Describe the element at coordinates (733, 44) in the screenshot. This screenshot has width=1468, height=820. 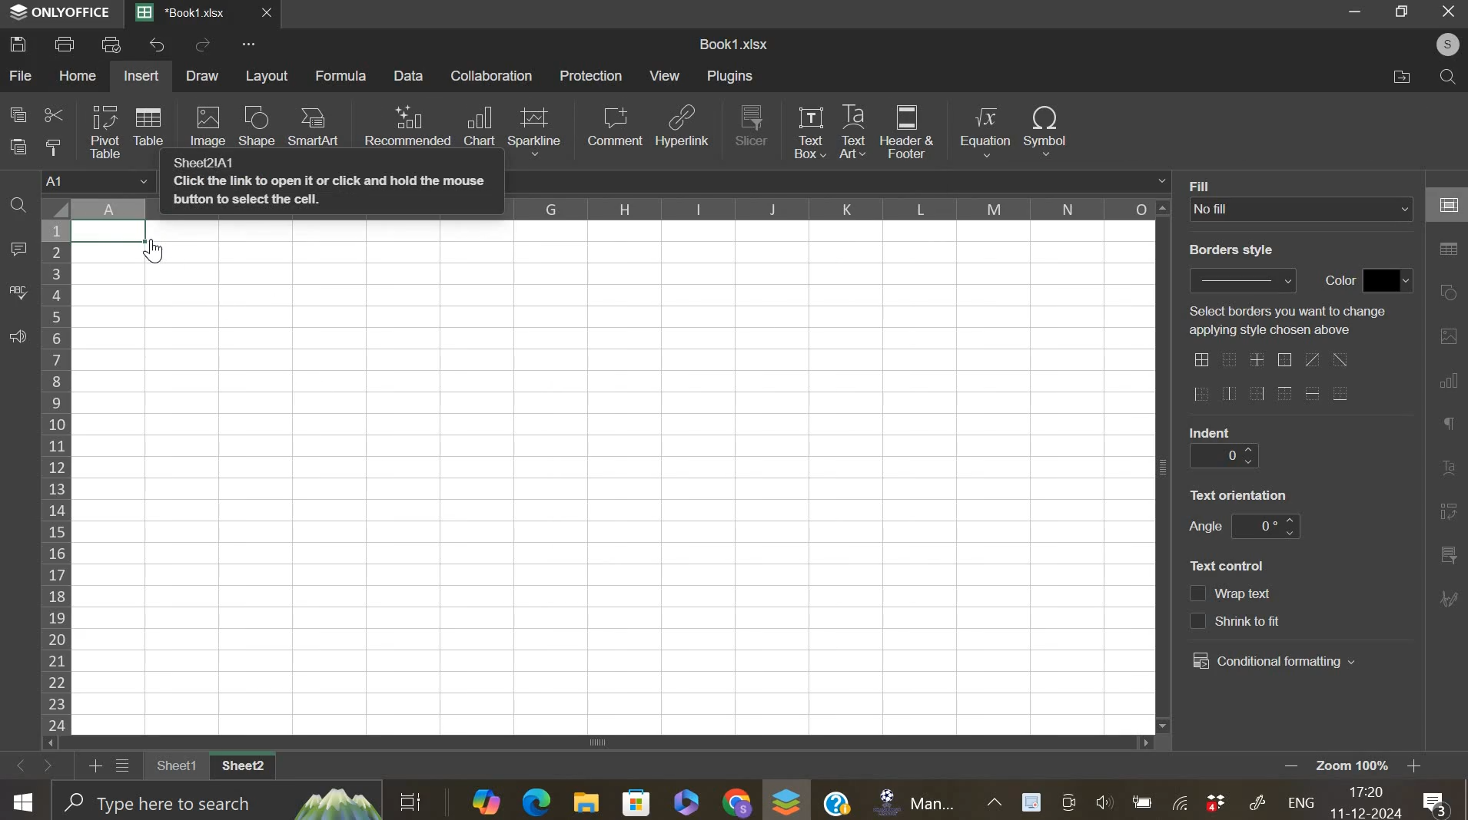
I see `spreadsheet name` at that location.